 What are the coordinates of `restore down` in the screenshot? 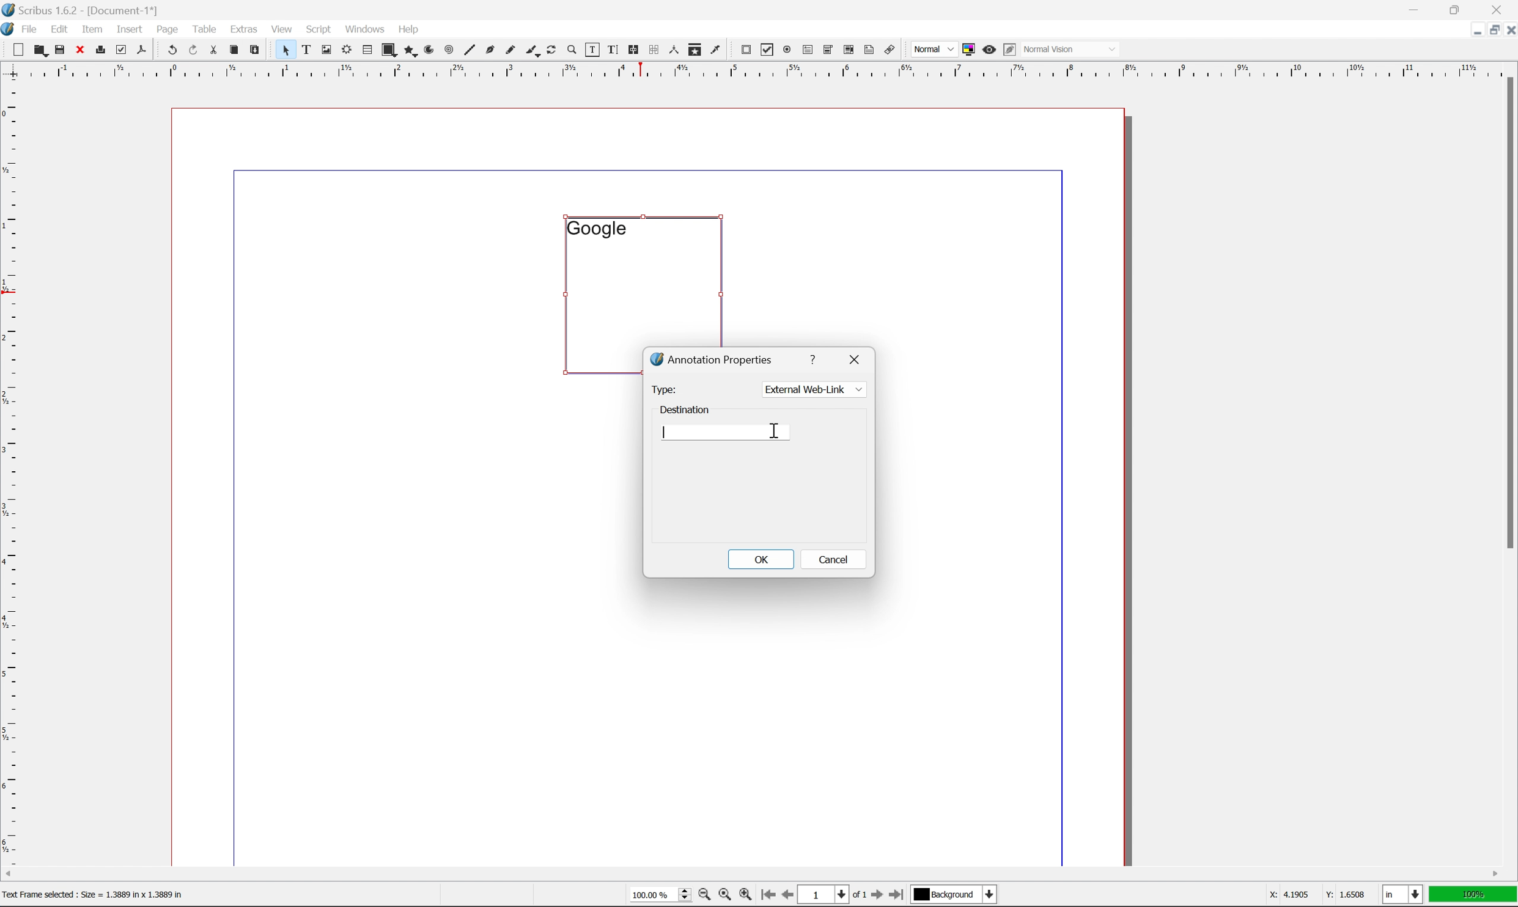 It's located at (1458, 9).